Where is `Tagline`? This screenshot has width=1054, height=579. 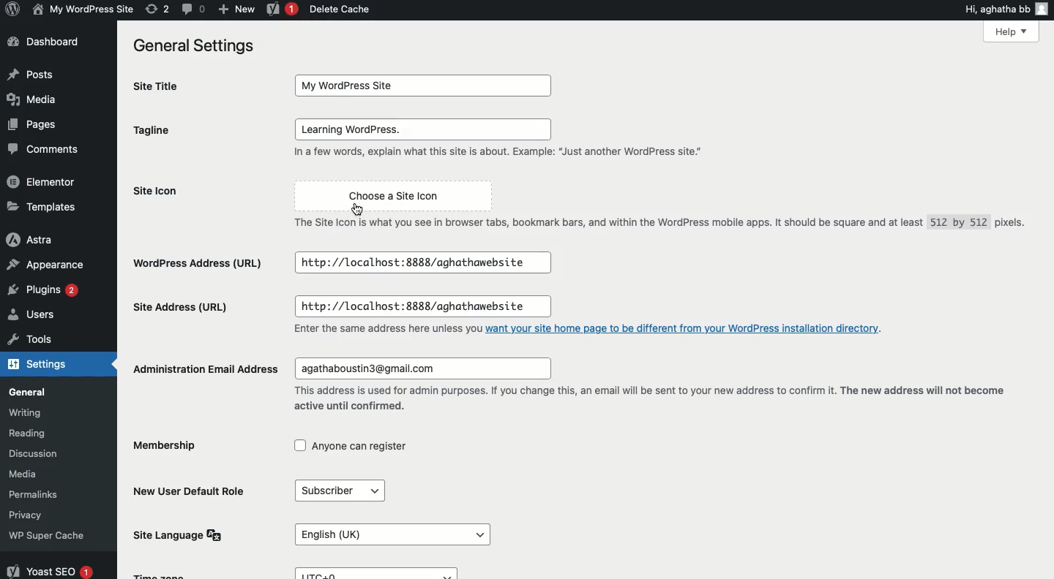 Tagline is located at coordinates (164, 131).